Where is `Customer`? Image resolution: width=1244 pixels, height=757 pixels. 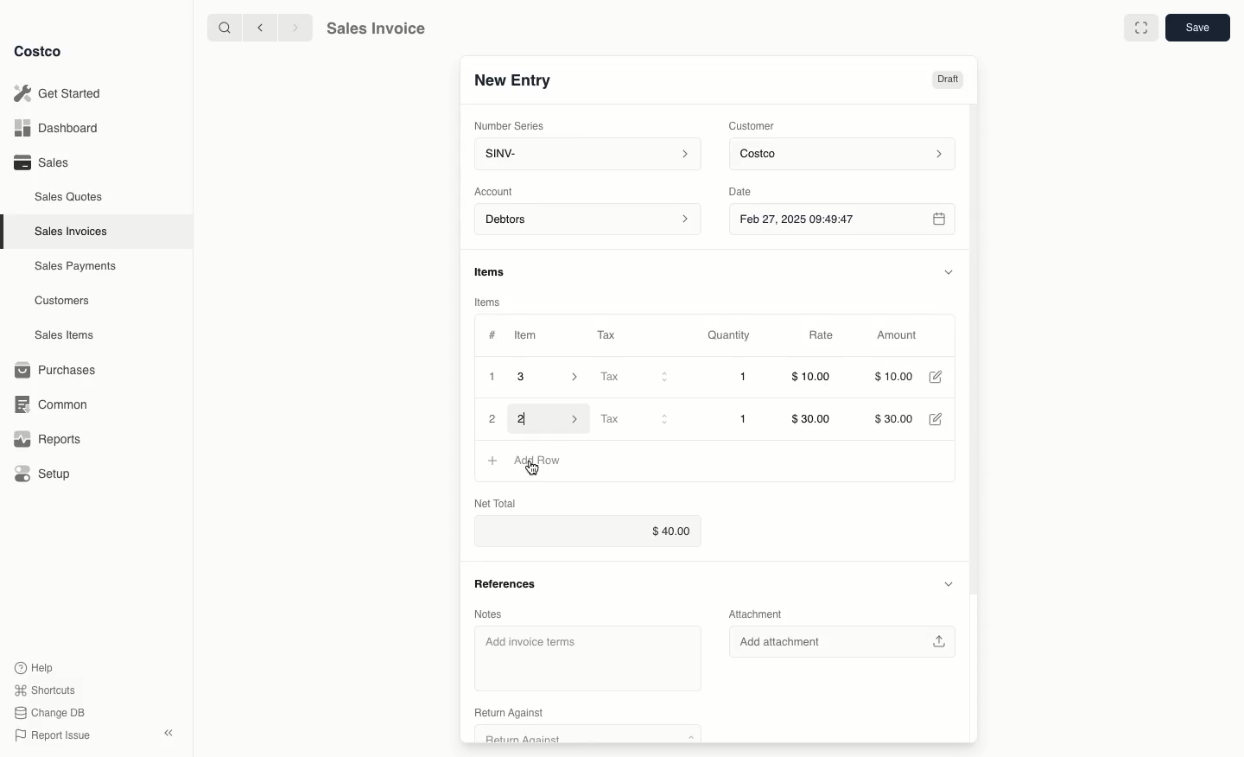
Customer is located at coordinates (752, 124).